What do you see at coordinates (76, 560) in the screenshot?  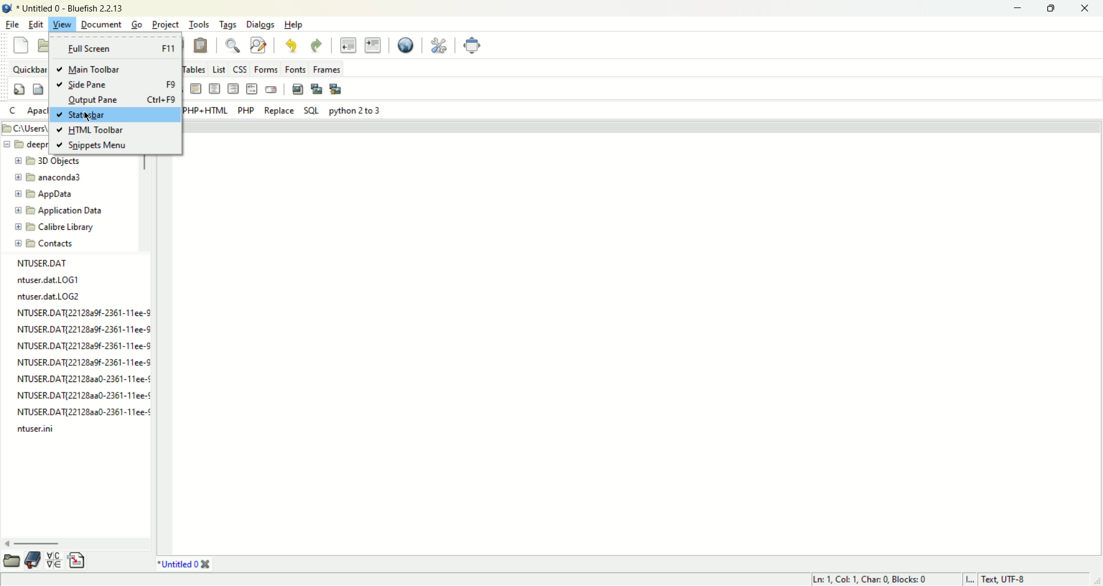 I see `snippets` at bounding box center [76, 560].